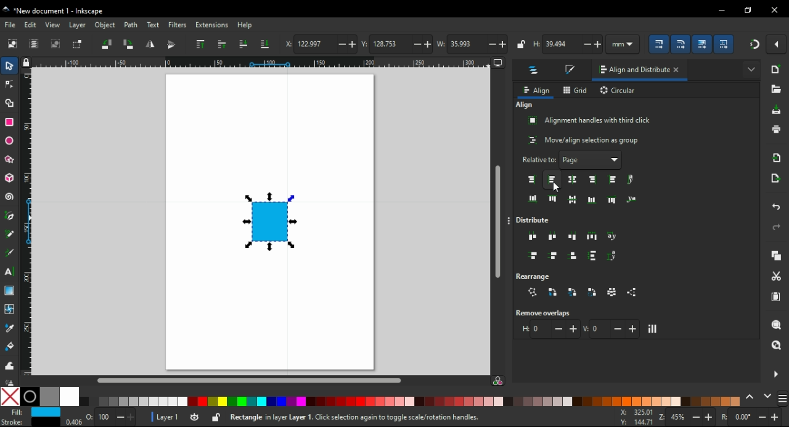 This screenshot has height=427, width=789. What do you see at coordinates (149, 44) in the screenshot?
I see `flip horizontal` at bounding box center [149, 44].